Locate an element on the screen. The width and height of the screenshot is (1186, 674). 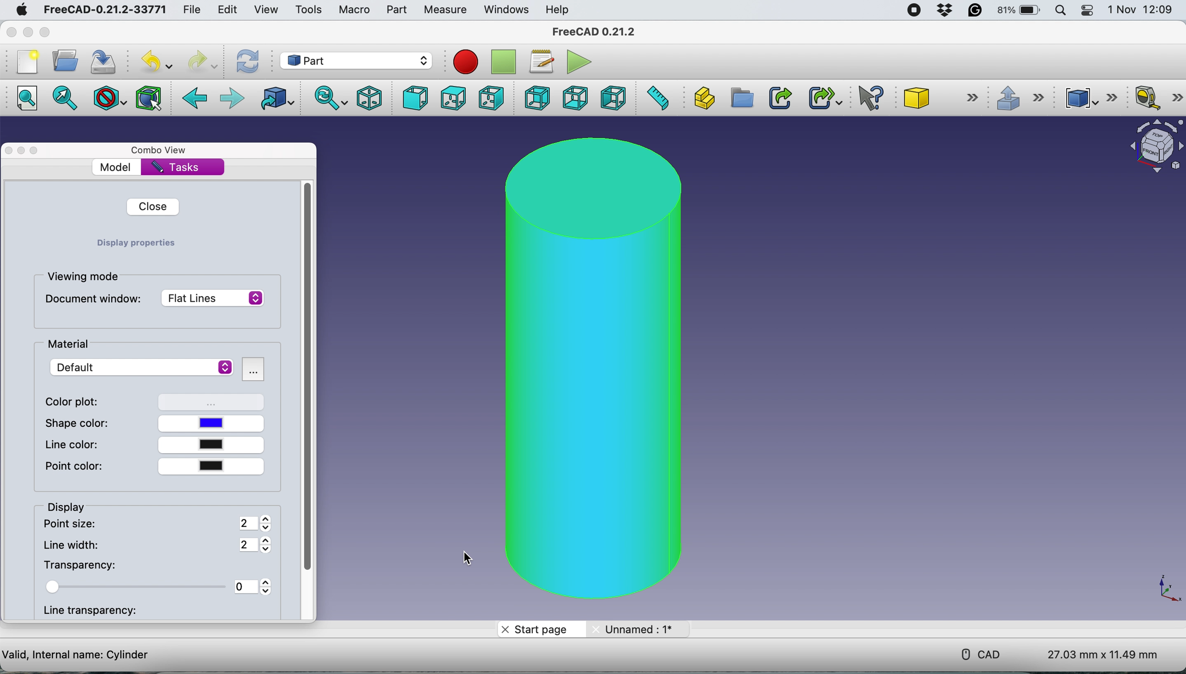
model is located at coordinates (134, 167).